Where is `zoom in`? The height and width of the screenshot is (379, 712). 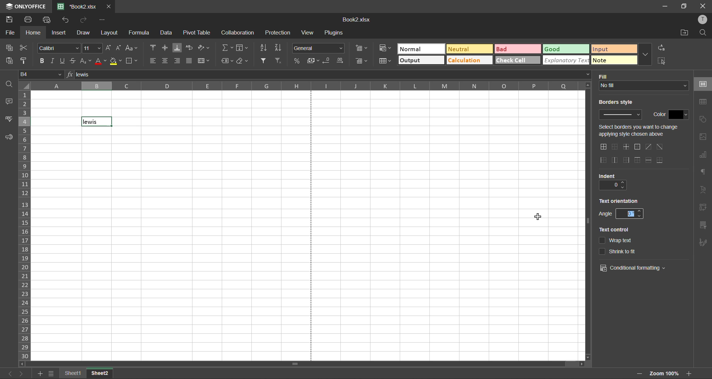
zoom in is located at coordinates (691, 373).